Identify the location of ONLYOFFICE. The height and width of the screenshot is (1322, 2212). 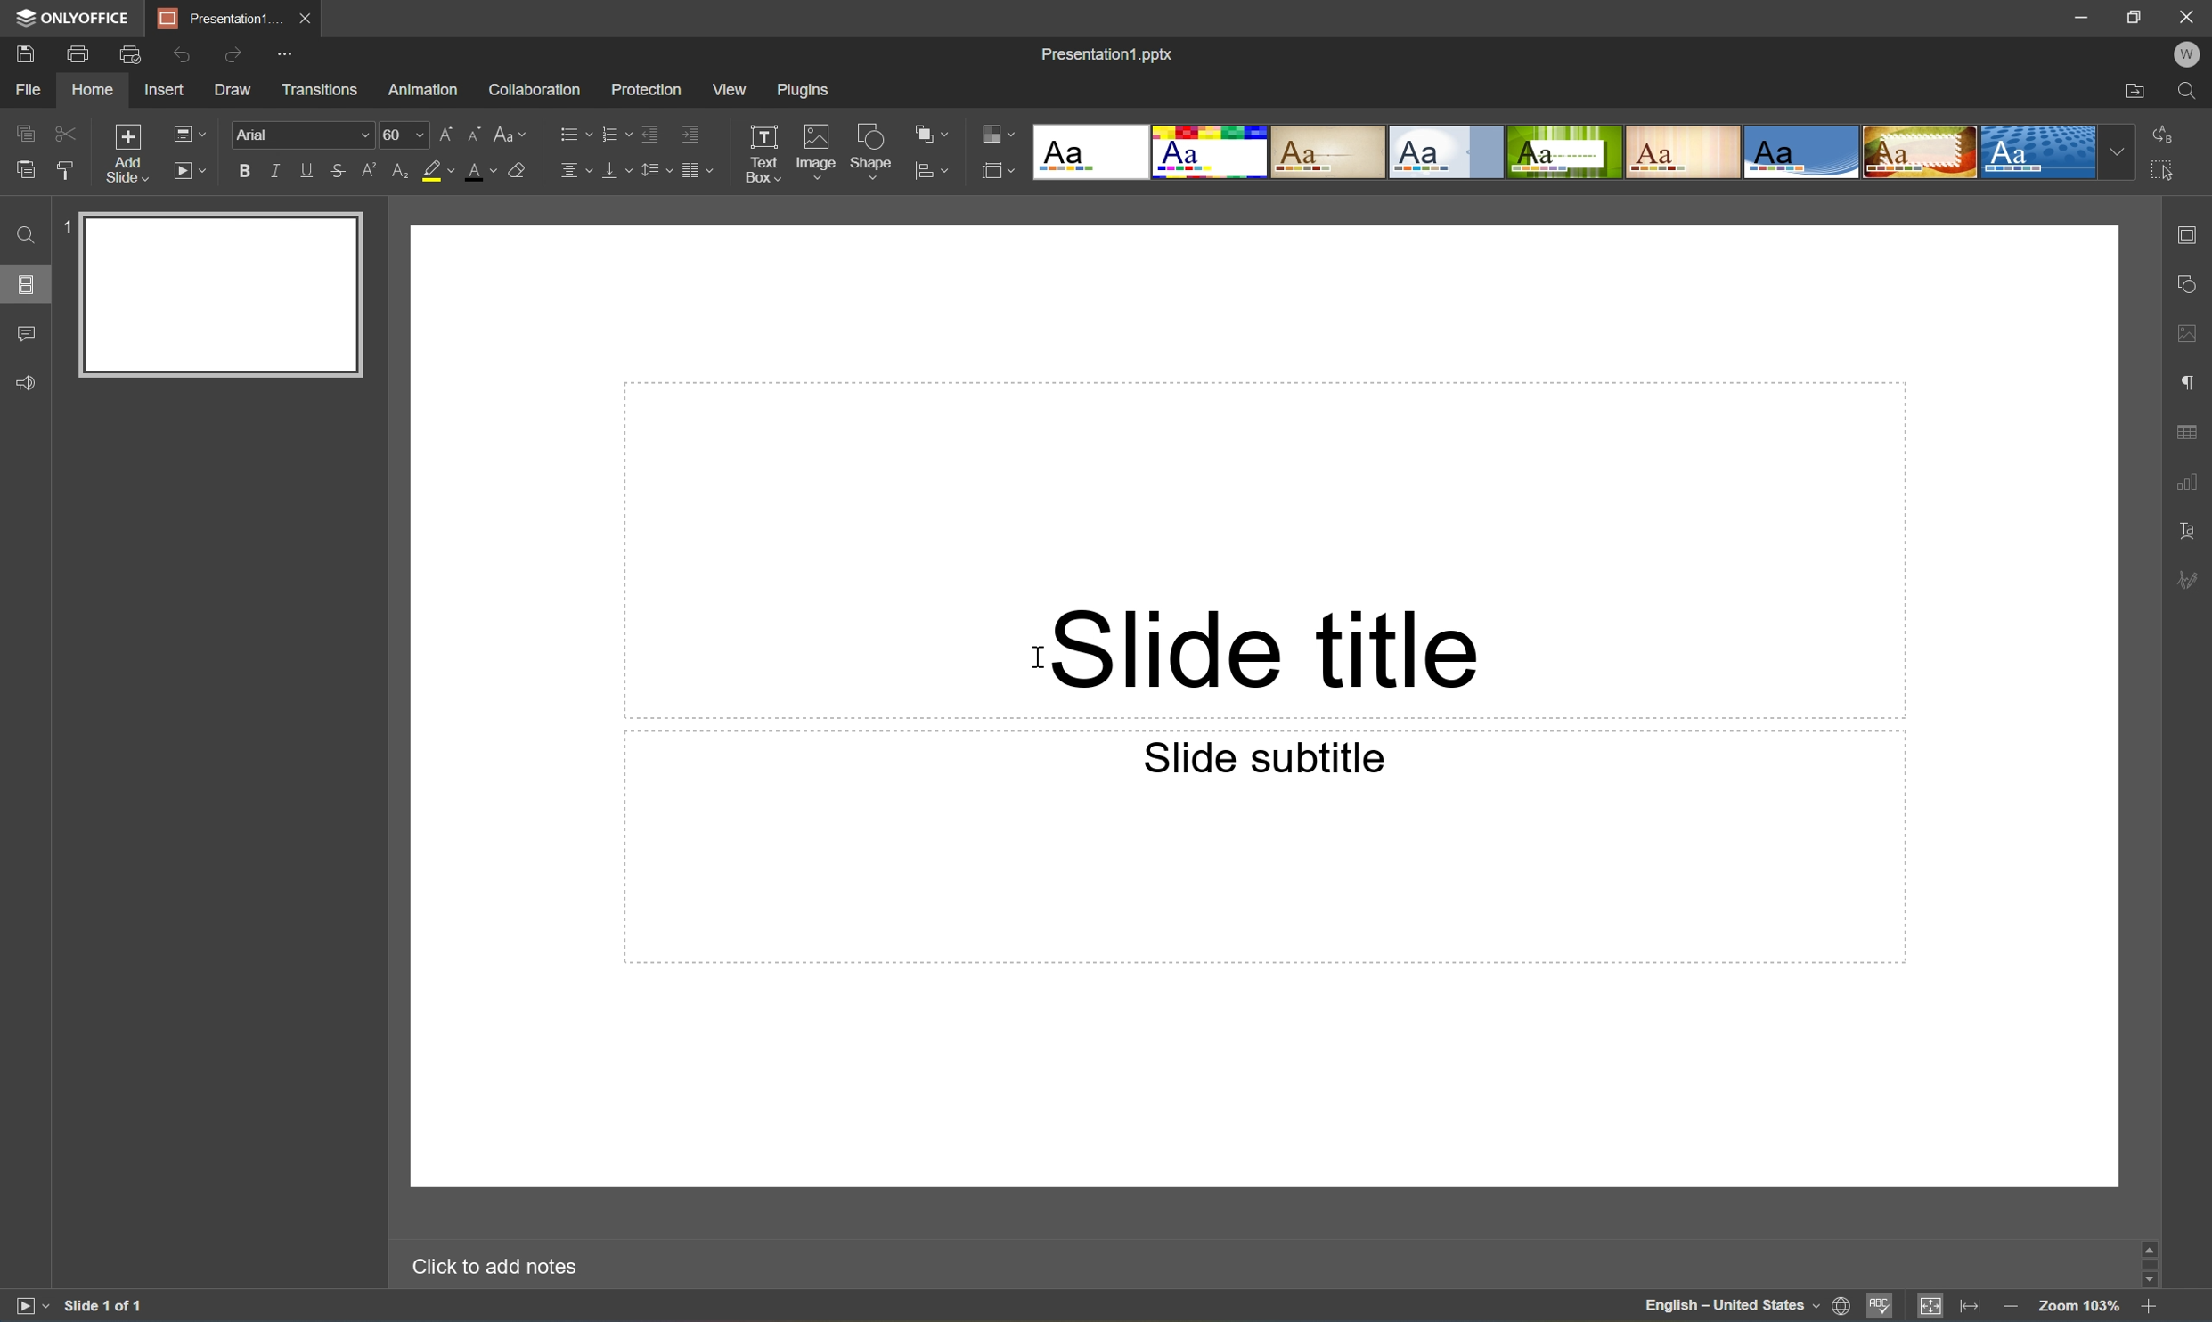
(72, 17).